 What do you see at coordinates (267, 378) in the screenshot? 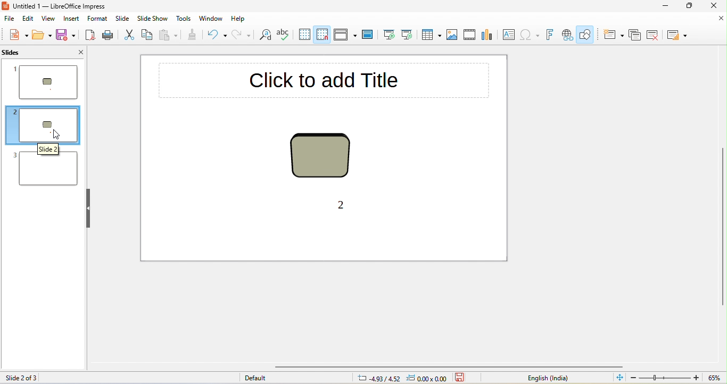
I see `default` at bounding box center [267, 378].